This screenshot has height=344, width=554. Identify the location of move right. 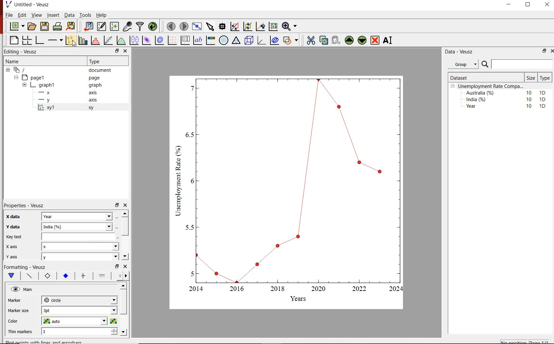
(126, 276).